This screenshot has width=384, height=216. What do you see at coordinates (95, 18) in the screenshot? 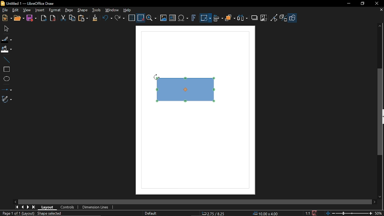
I see `Clone` at bounding box center [95, 18].